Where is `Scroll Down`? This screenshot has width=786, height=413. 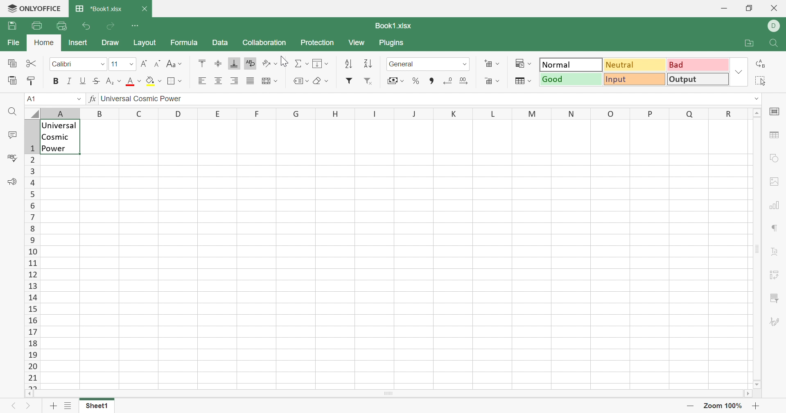 Scroll Down is located at coordinates (757, 385).